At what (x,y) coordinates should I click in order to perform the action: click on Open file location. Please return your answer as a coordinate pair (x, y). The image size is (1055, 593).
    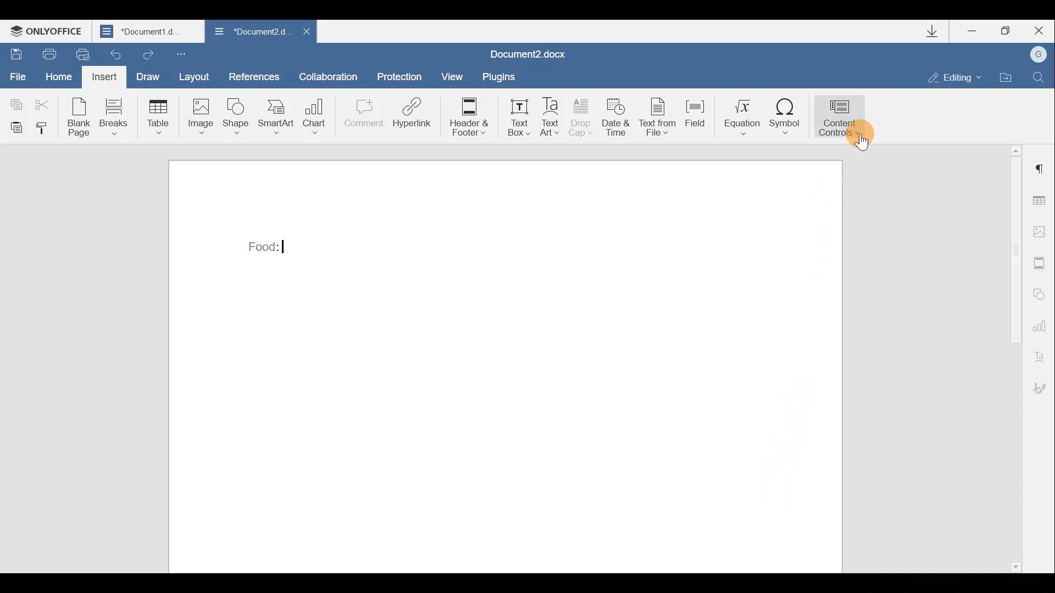
    Looking at the image, I should click on (1006, 76).